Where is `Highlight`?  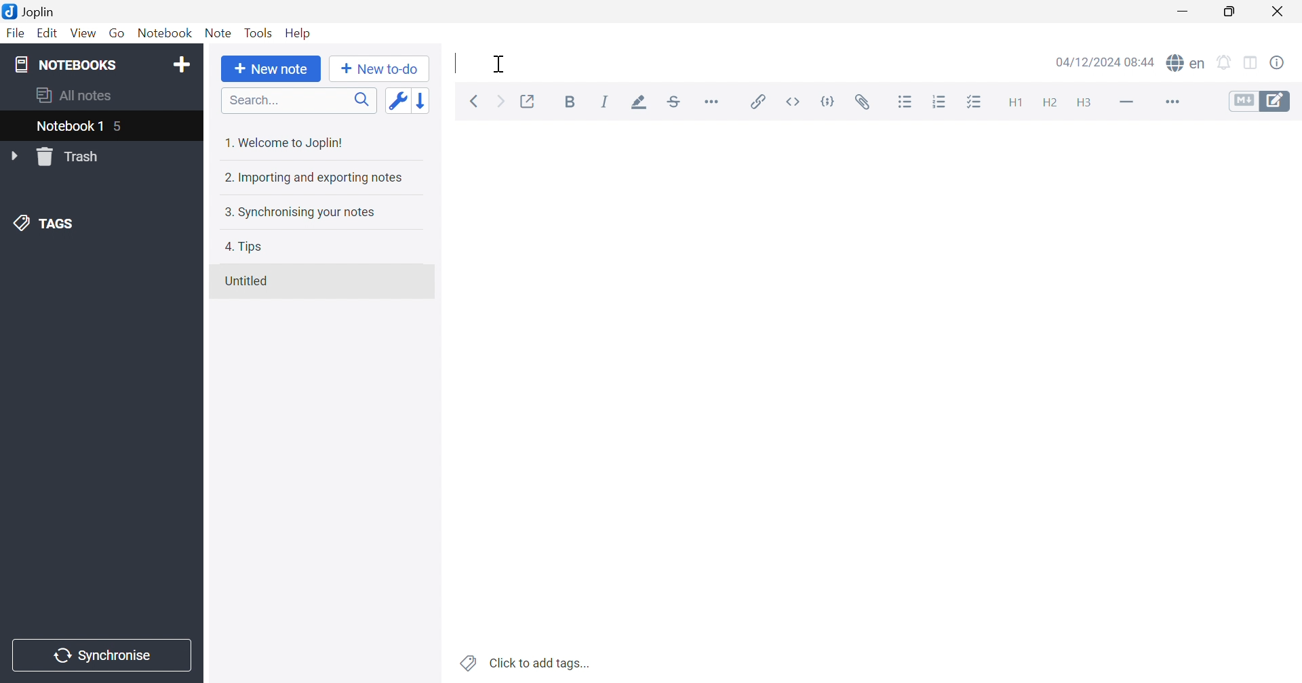
Highlight is located at coordinates (637, 101).